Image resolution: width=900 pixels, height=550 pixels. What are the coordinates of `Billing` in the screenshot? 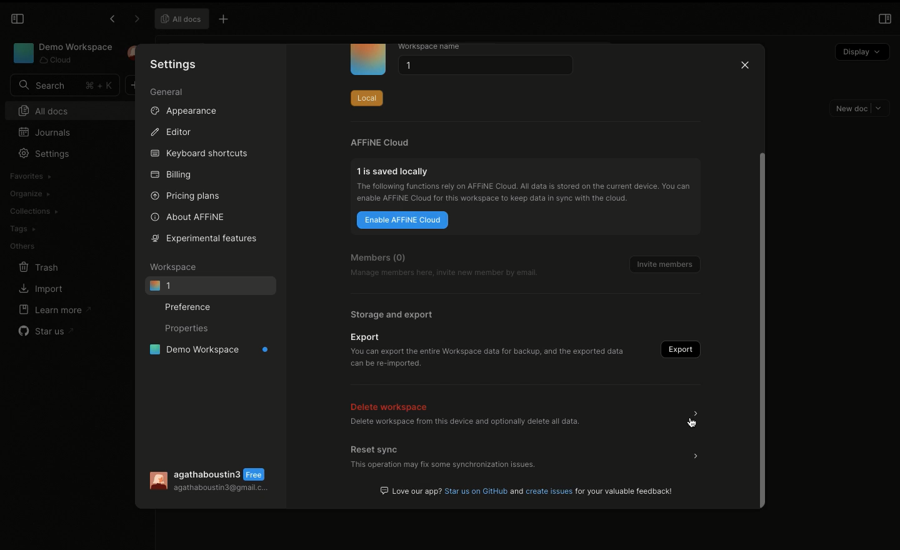 It's located at (172, 175).